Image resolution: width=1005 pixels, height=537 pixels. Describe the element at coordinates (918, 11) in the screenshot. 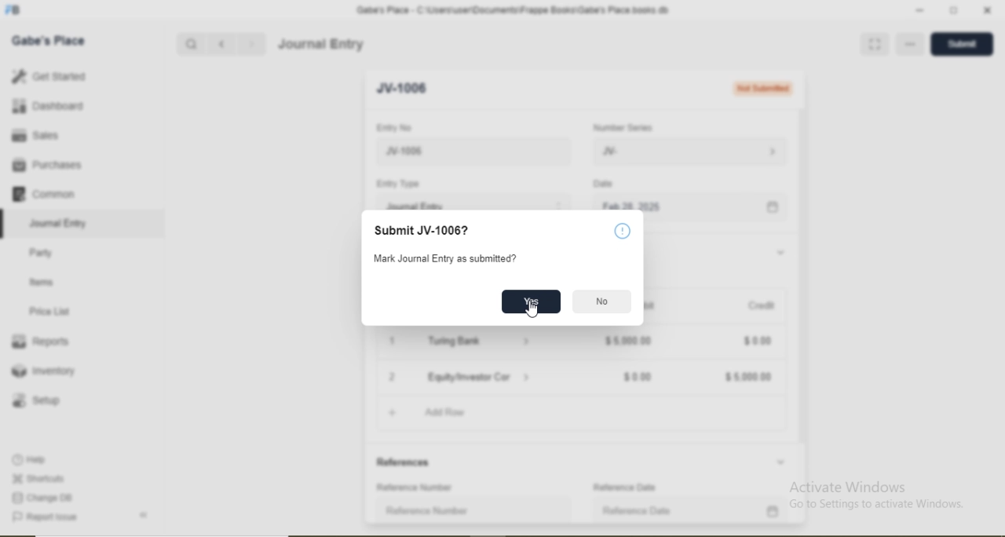

I see `minimize` at that location.